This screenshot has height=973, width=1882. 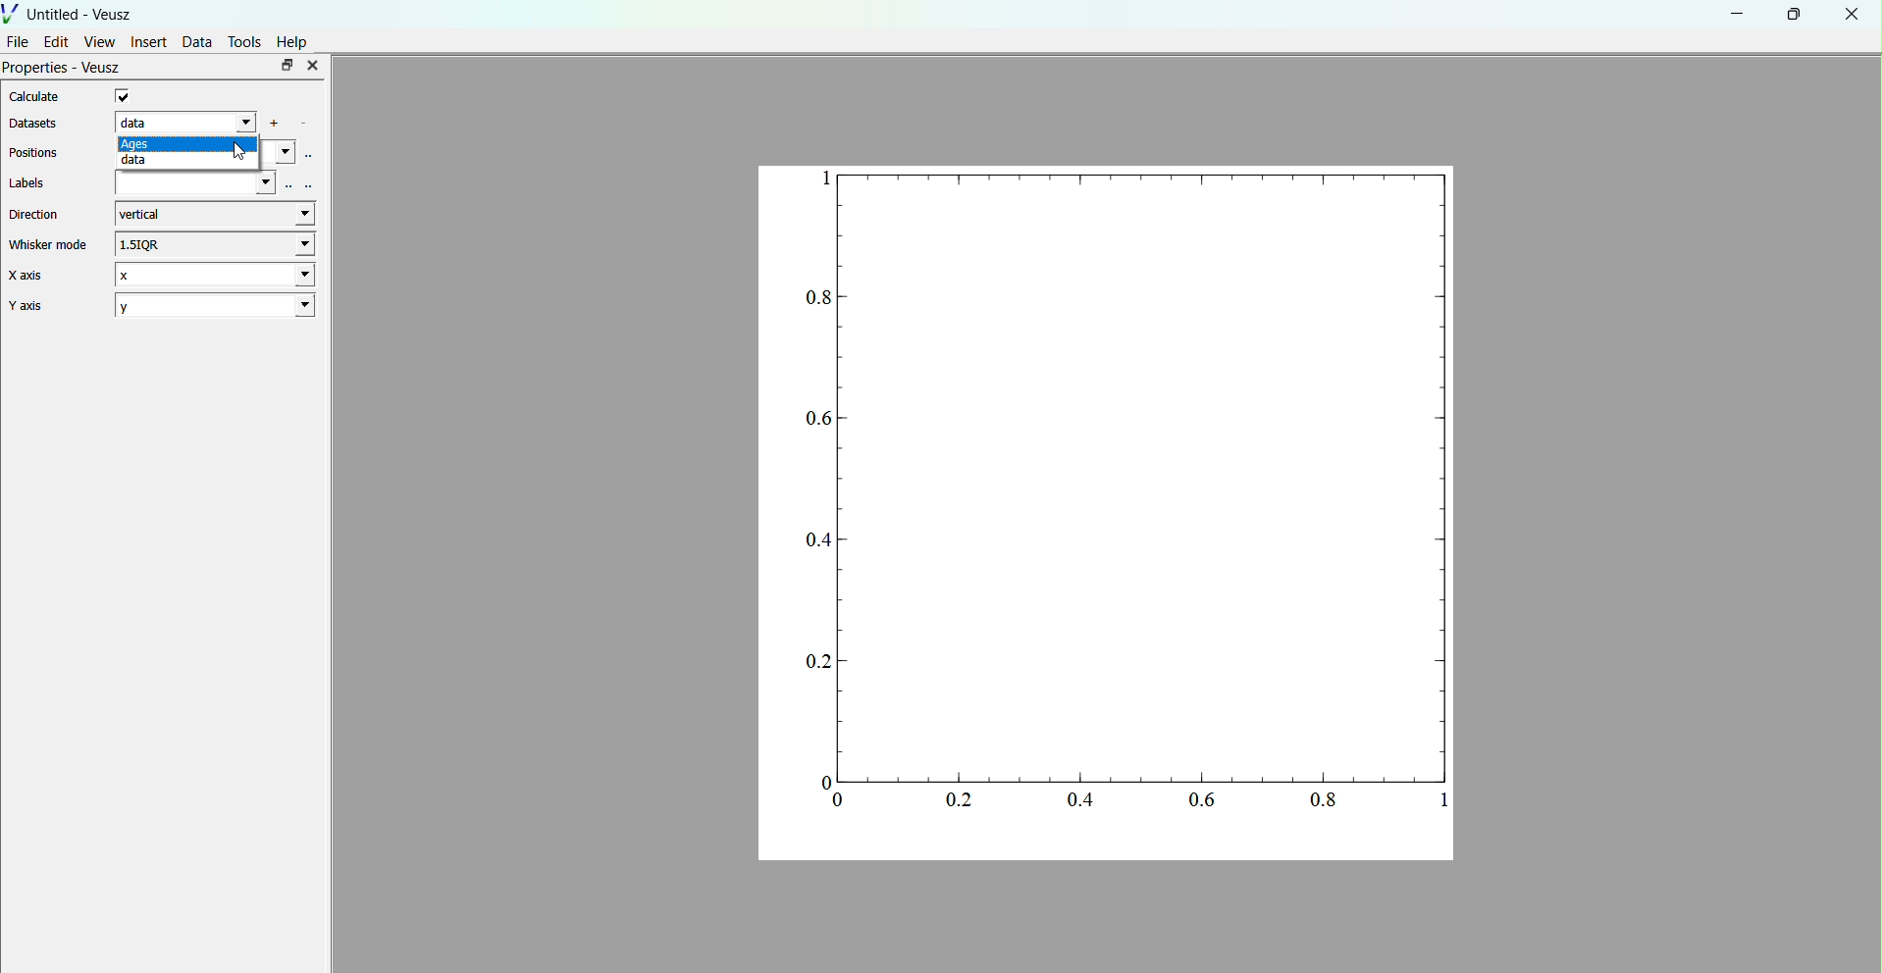 I want to click on Calculate, so click(x=40, y=99).